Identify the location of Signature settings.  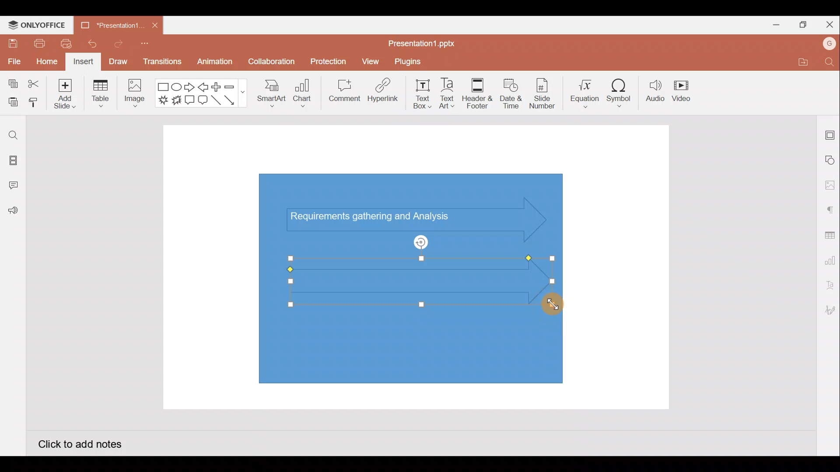
(829, 311).